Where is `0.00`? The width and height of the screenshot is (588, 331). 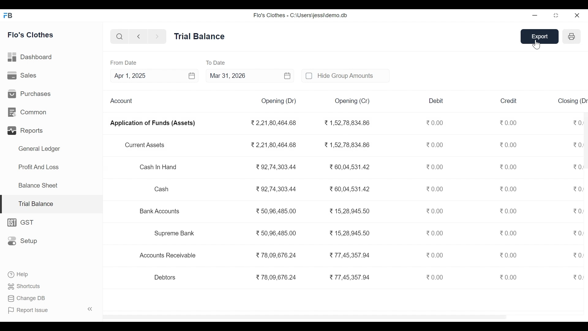
0.00 is located at coordinates (510, 277).